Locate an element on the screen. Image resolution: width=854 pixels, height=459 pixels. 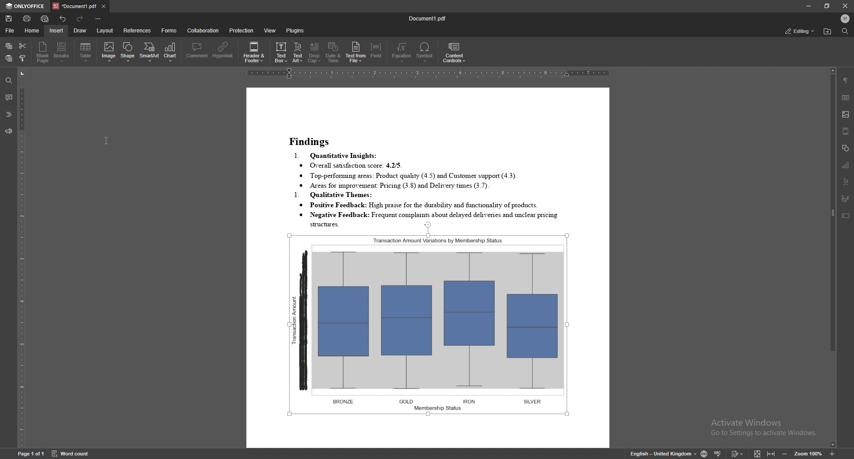
find is located at coordinates (8, 80).